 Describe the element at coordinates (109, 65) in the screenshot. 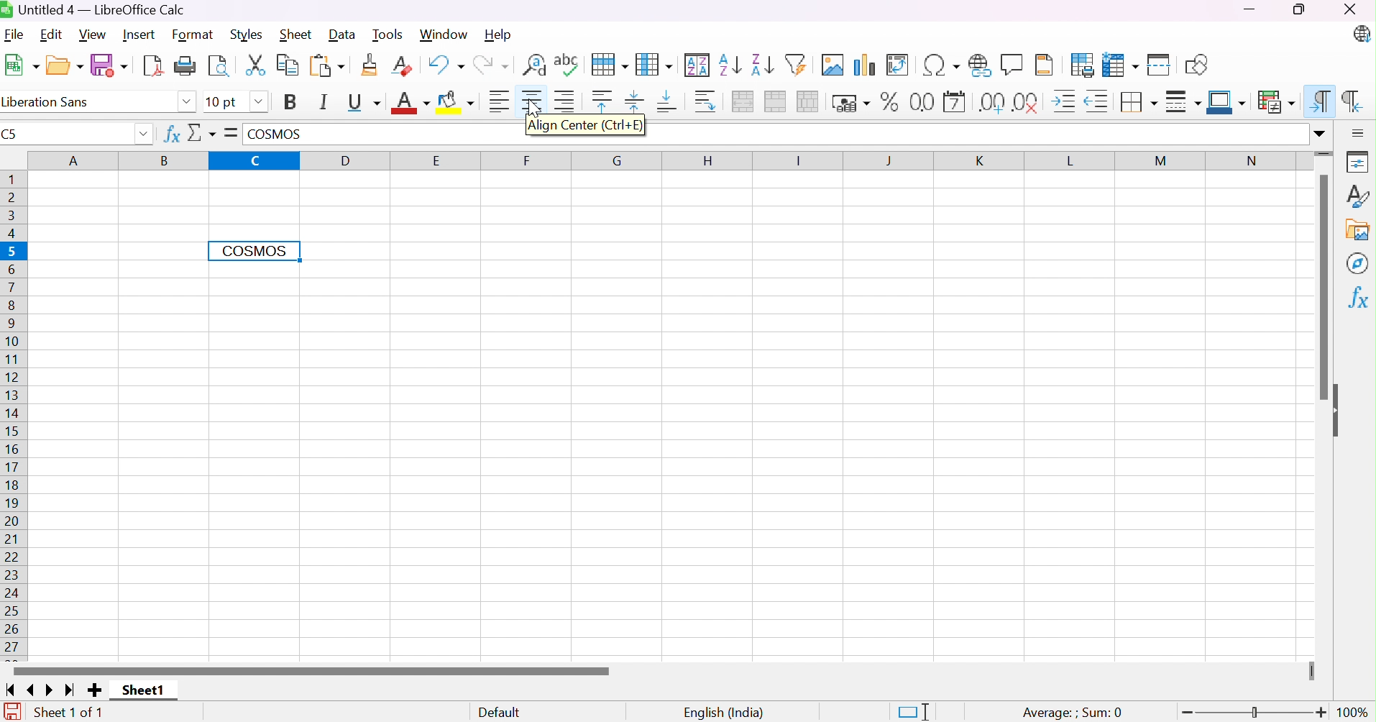

I see `Save` at that location.